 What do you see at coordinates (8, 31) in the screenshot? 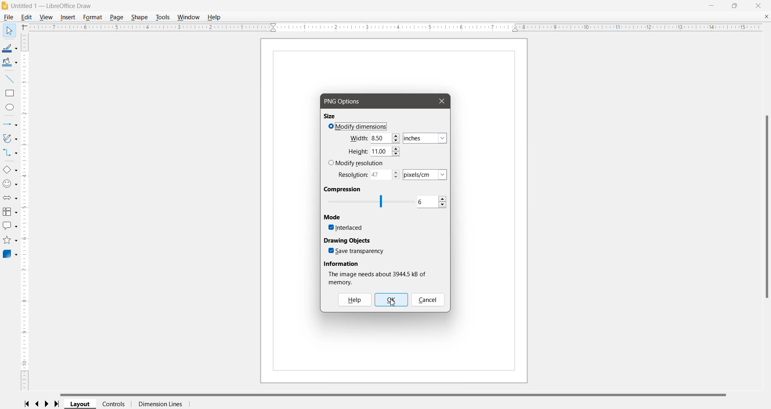
I see `Help` at bounding box center [8, 31].